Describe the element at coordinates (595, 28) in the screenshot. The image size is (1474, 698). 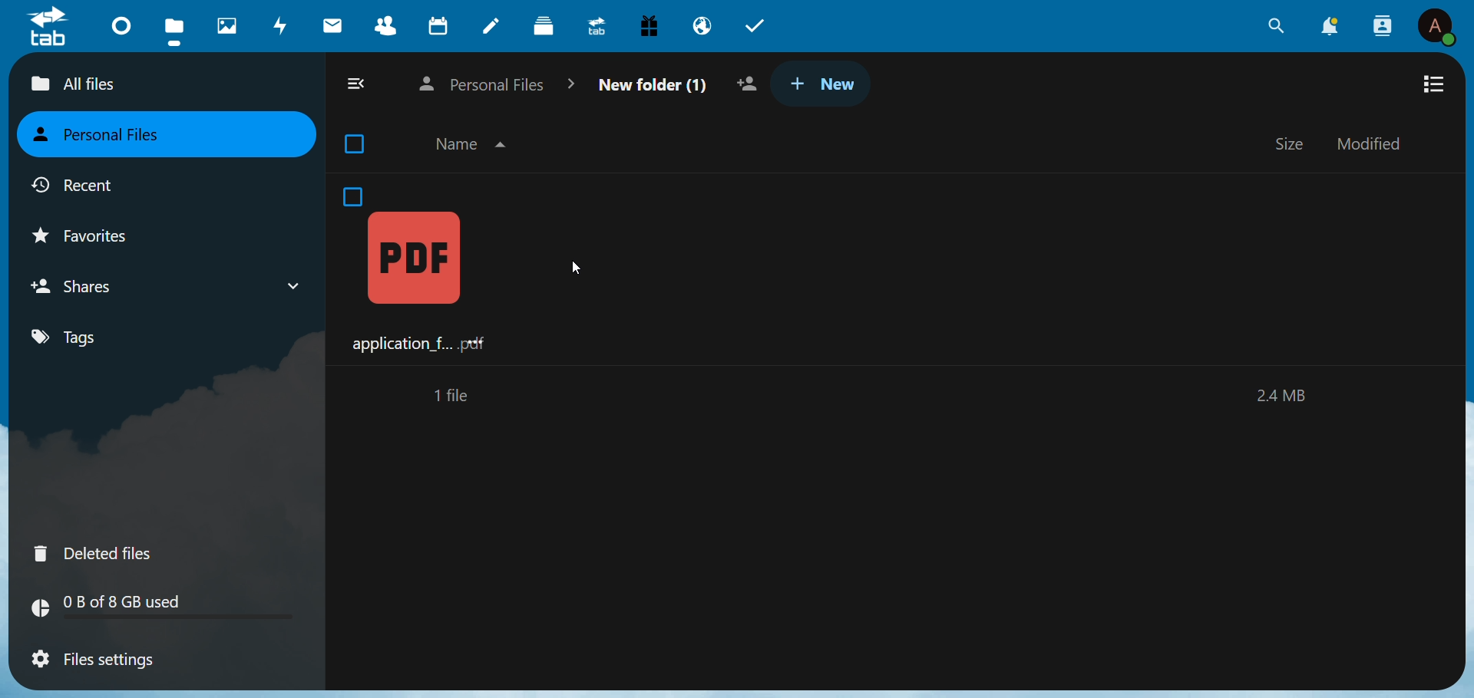
I see `upgrade` at that location.